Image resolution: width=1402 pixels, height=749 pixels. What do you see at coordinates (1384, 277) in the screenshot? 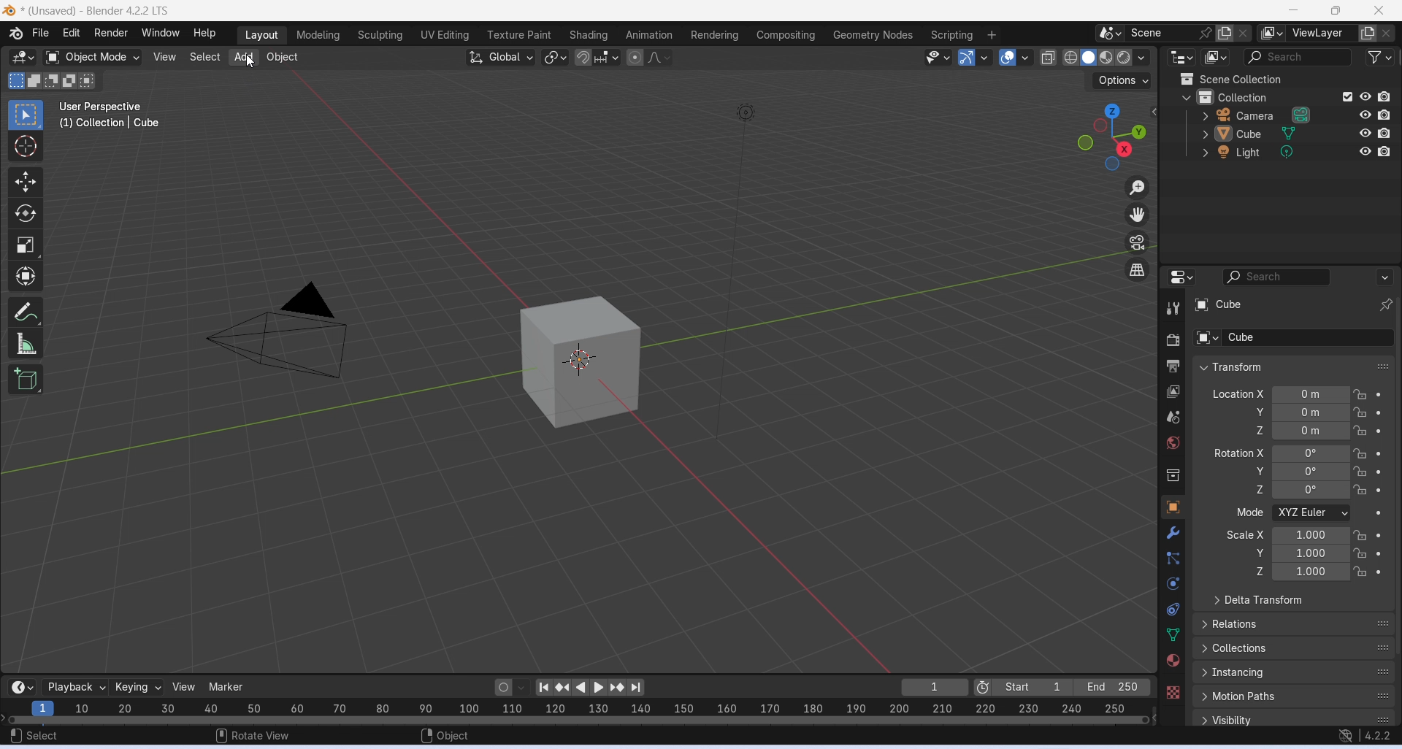
I see `options` at bounding box center [1384, 277].